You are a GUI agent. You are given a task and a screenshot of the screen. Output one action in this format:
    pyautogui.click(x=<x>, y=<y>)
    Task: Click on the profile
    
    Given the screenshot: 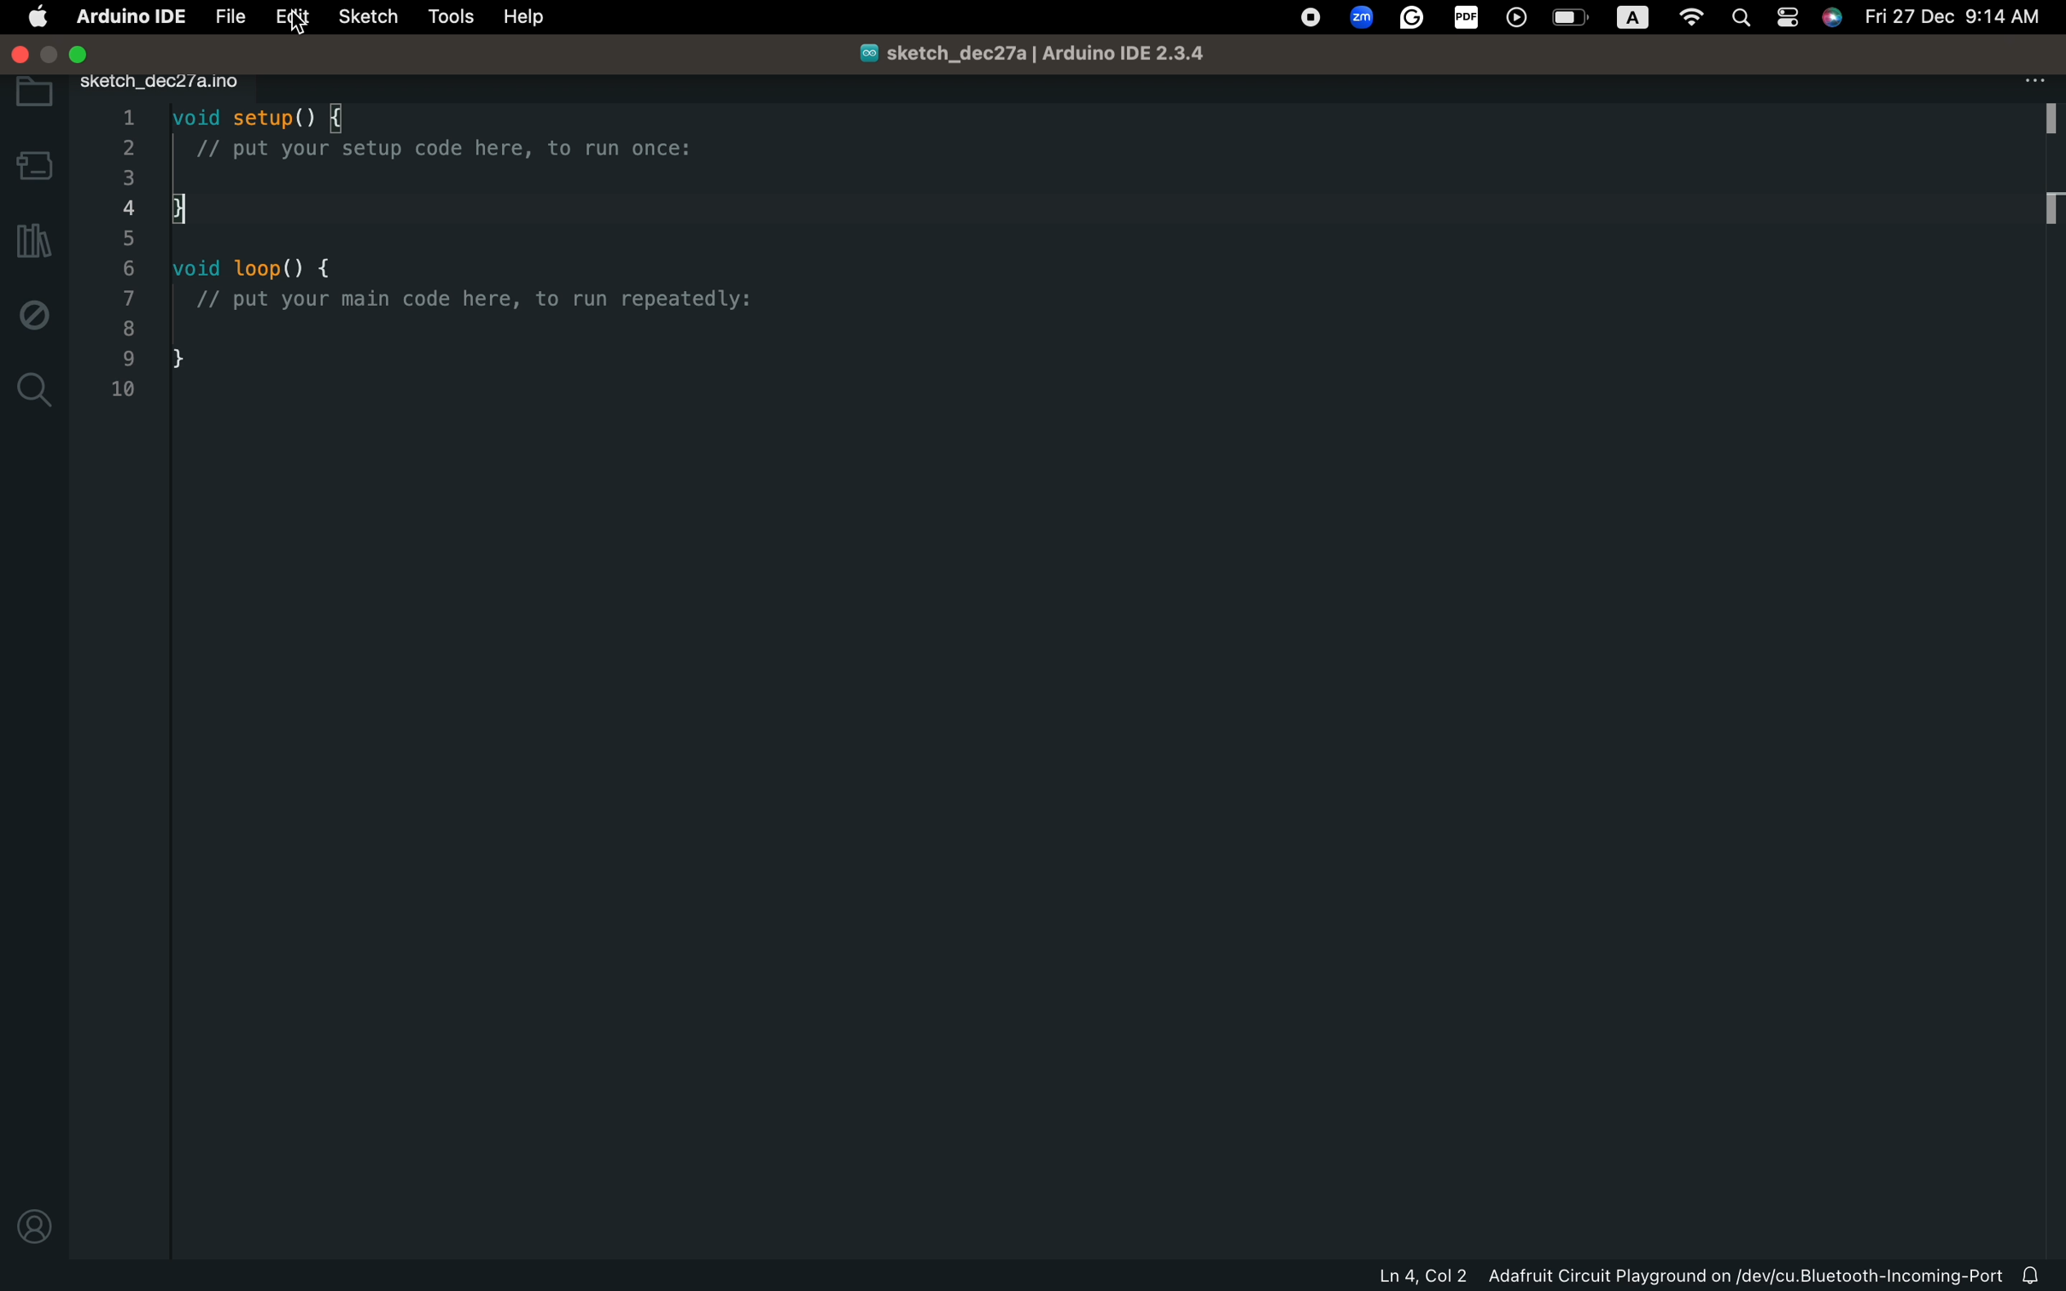 What is the action you would take?
    pyautogui.click(x=30, y=1229)
    